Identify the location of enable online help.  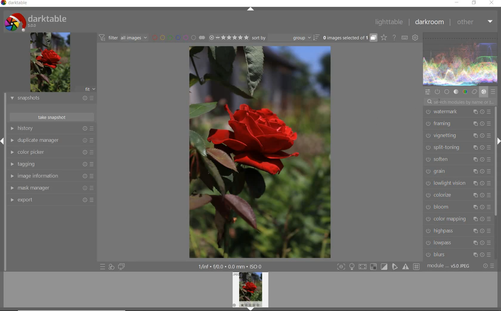
(395, 38).